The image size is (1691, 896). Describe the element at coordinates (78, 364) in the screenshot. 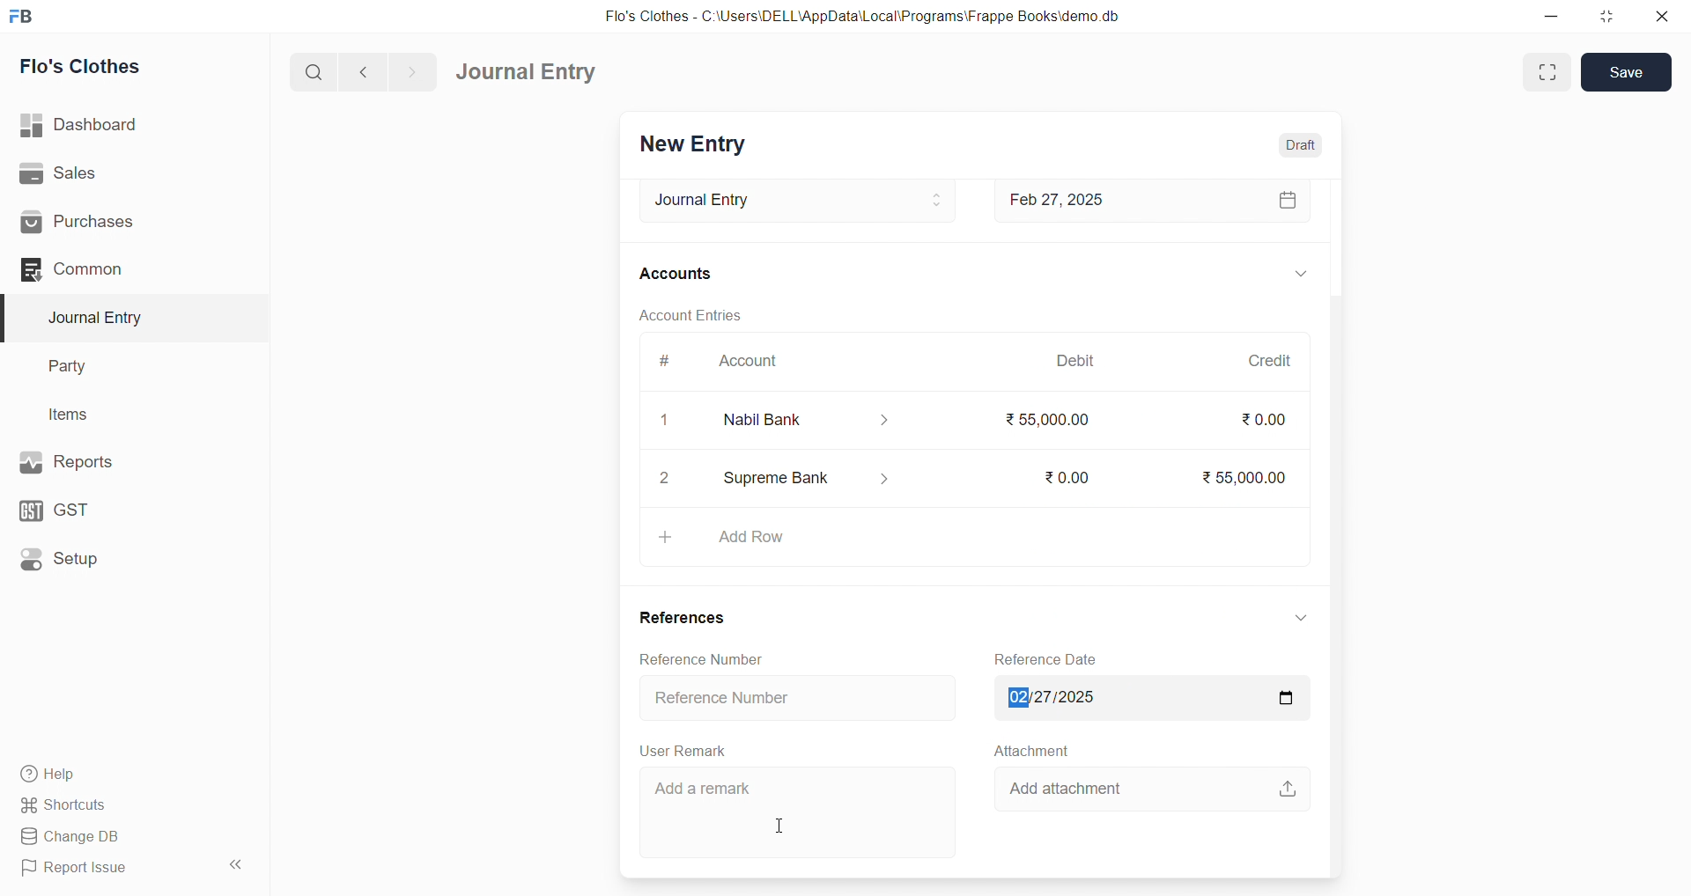

I see `Party` at that location.